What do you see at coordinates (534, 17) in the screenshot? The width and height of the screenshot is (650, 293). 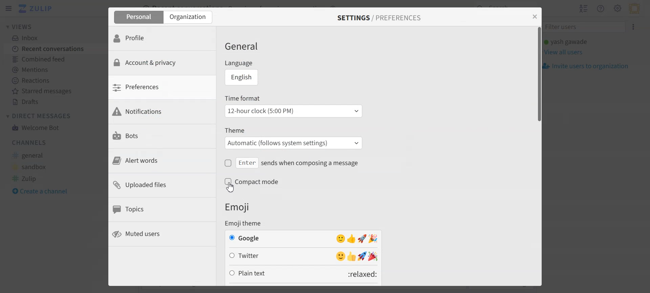 I see `Close` at bounding box center [534, 17].